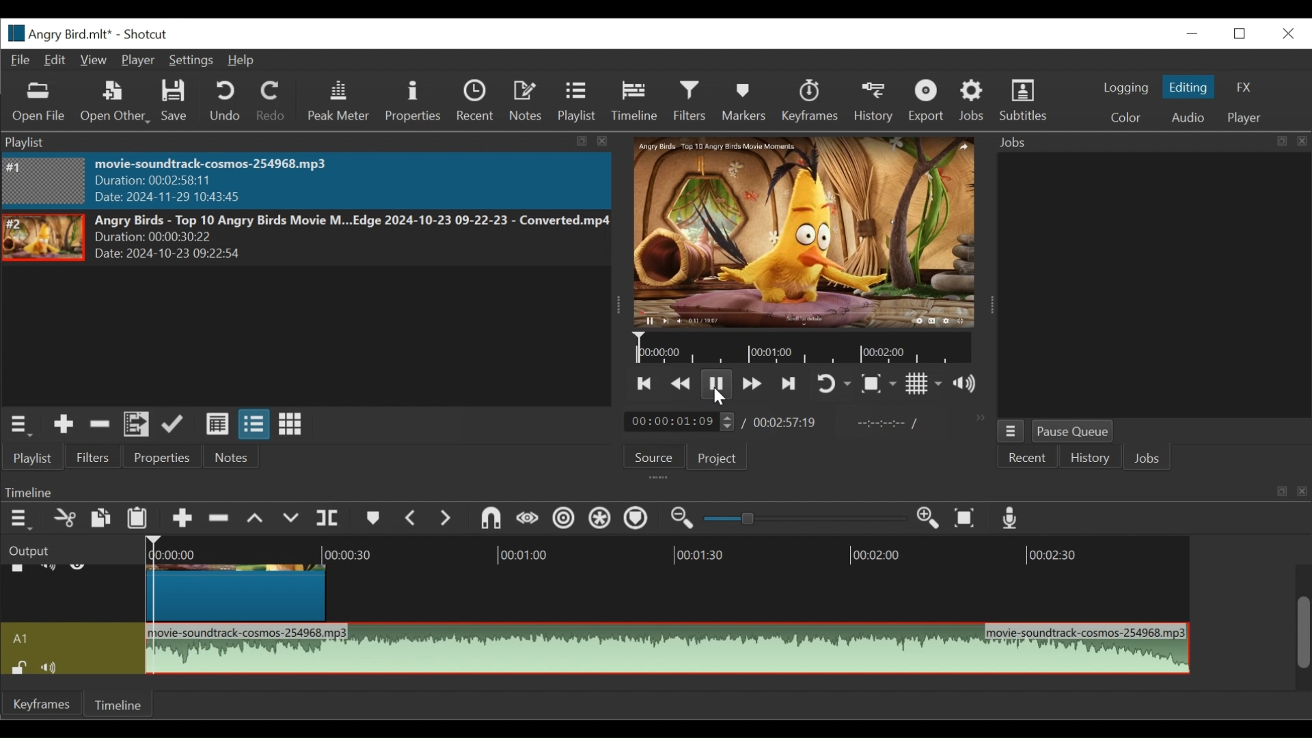 The image size is (1312, 738). I want to click on Toggle on , so click(835, 383).